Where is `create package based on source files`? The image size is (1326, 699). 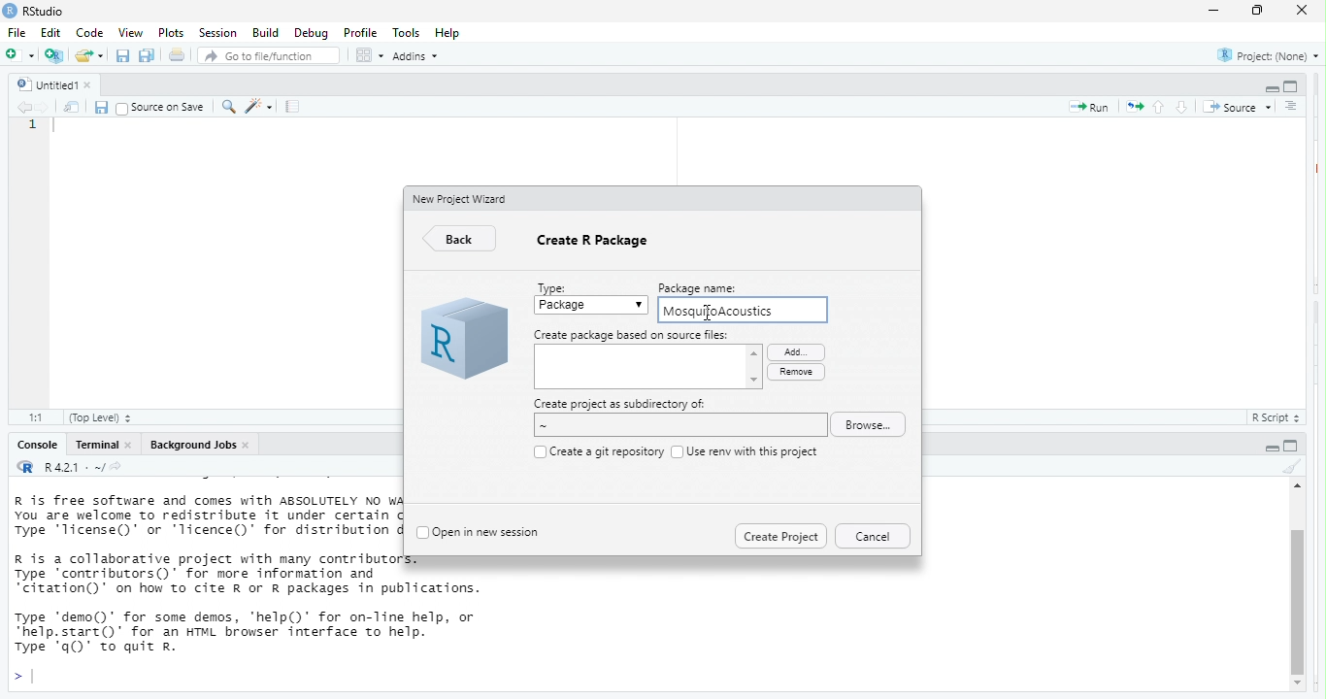
create package based on source files is located at coordinates (648, 369).